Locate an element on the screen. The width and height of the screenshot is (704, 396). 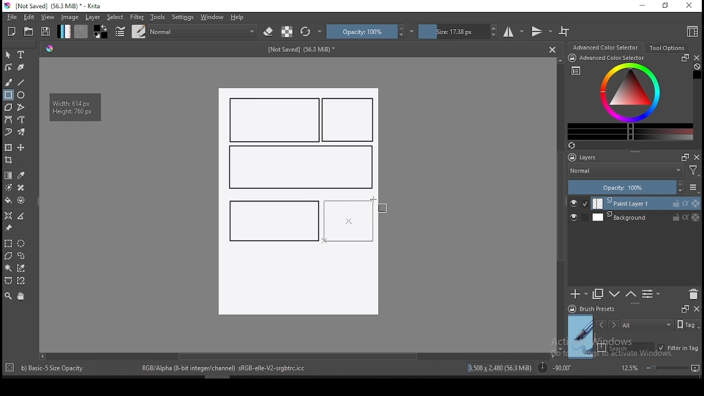
search is located at coordinates (626, 348).